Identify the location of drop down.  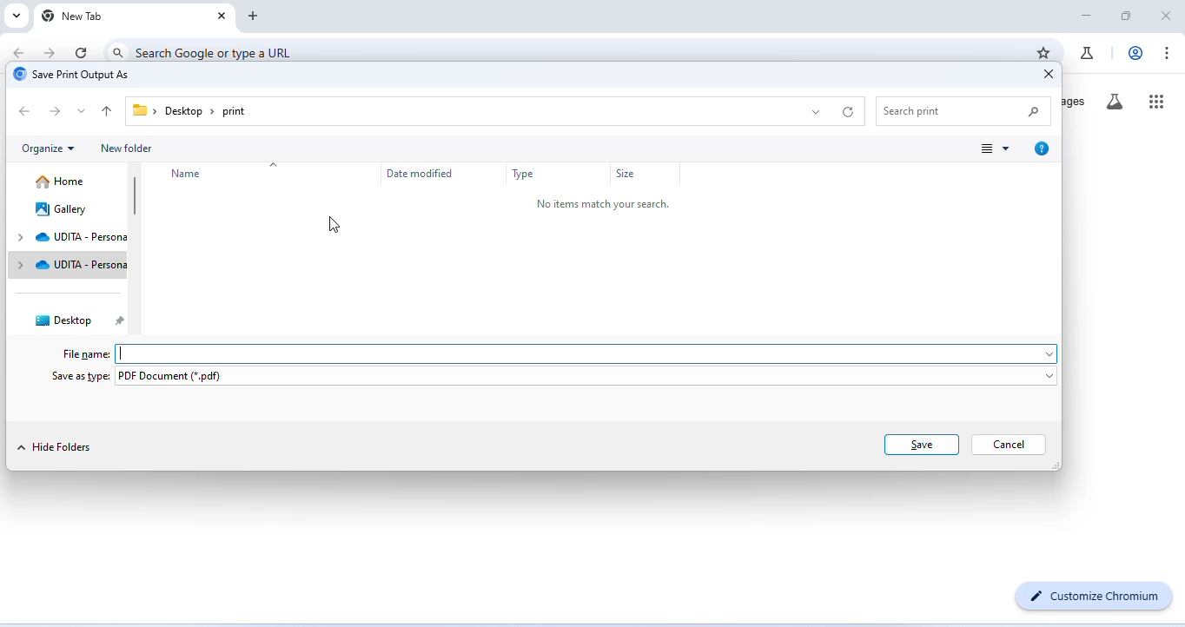
(83, 110).